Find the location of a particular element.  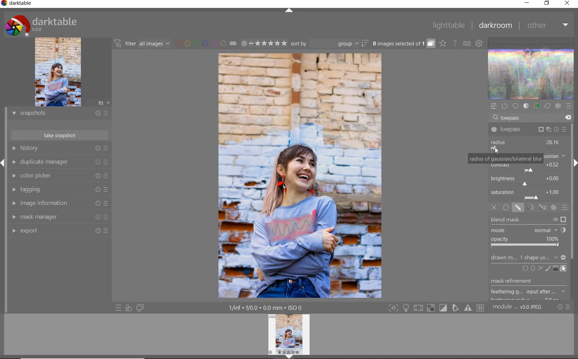

module..v50JPEG is located at coordinates (518, 307).